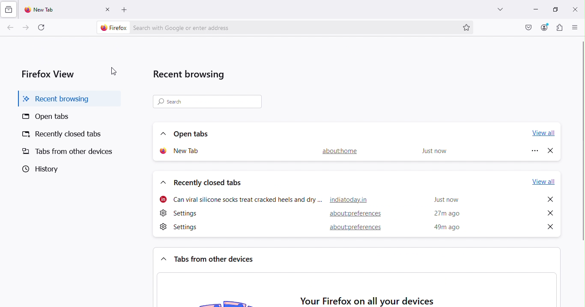 The image size is (585, 307). I want to click on Close, so click(551, 213).